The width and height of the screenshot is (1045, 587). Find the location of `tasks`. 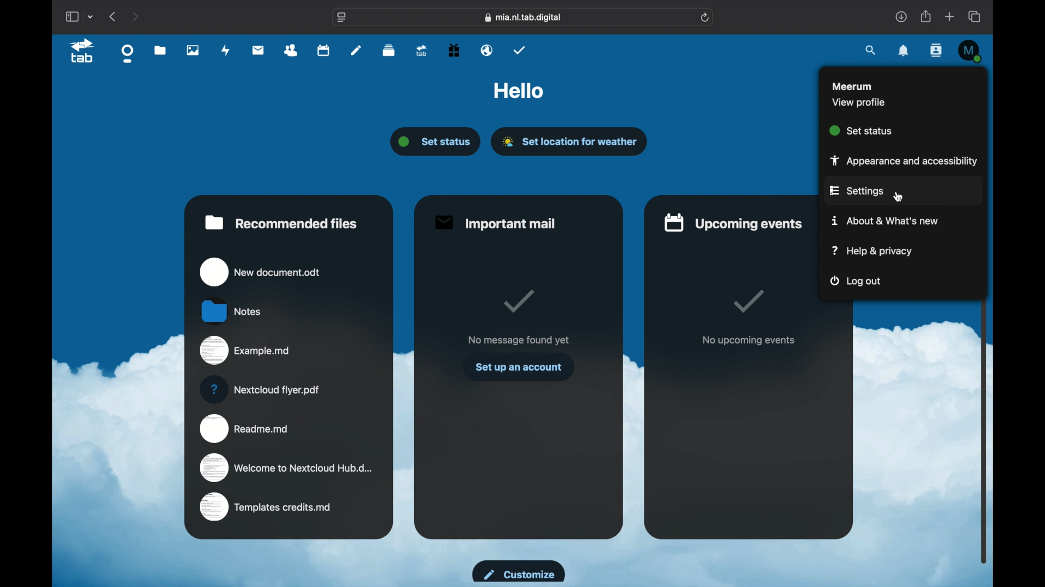

tasks is located at coordinates (520, 49).